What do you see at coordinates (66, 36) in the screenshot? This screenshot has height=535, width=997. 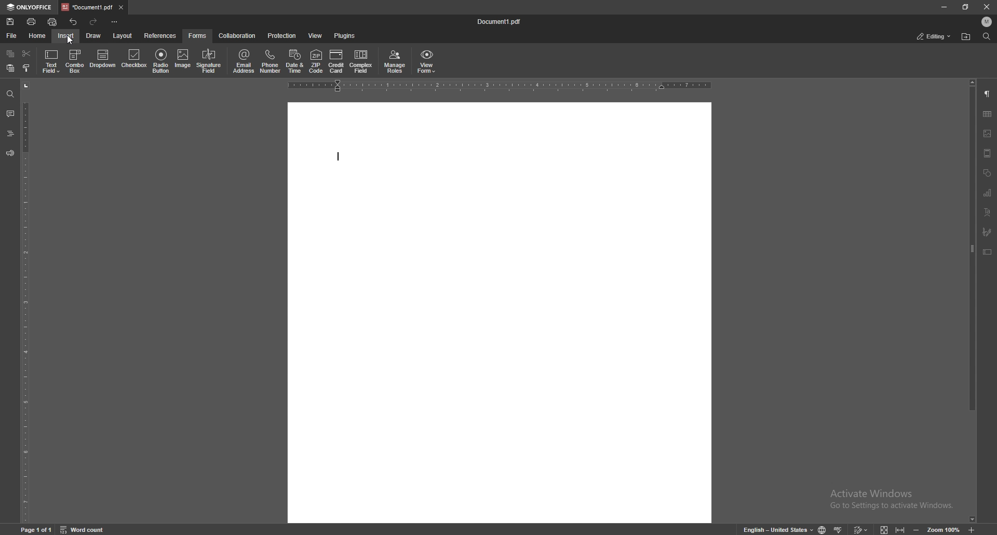 I see `insert` at bounding box center [66, 36].